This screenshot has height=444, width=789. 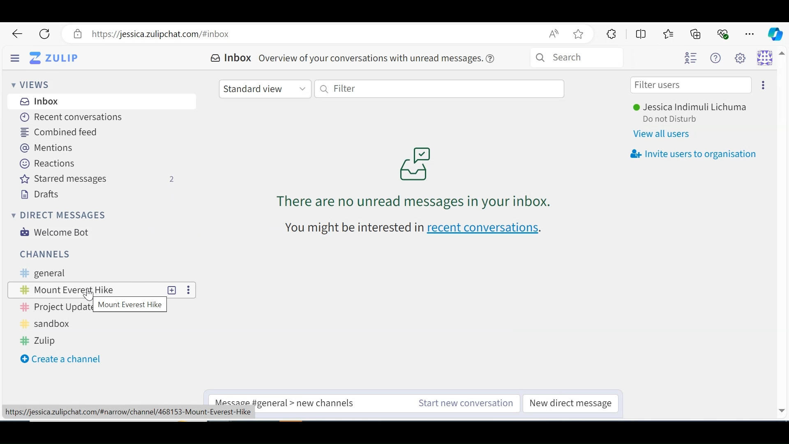 What do you see at coordinates (766, 58) in the screenshot?
I see `Personal menu` at bounding box center [766, 58].